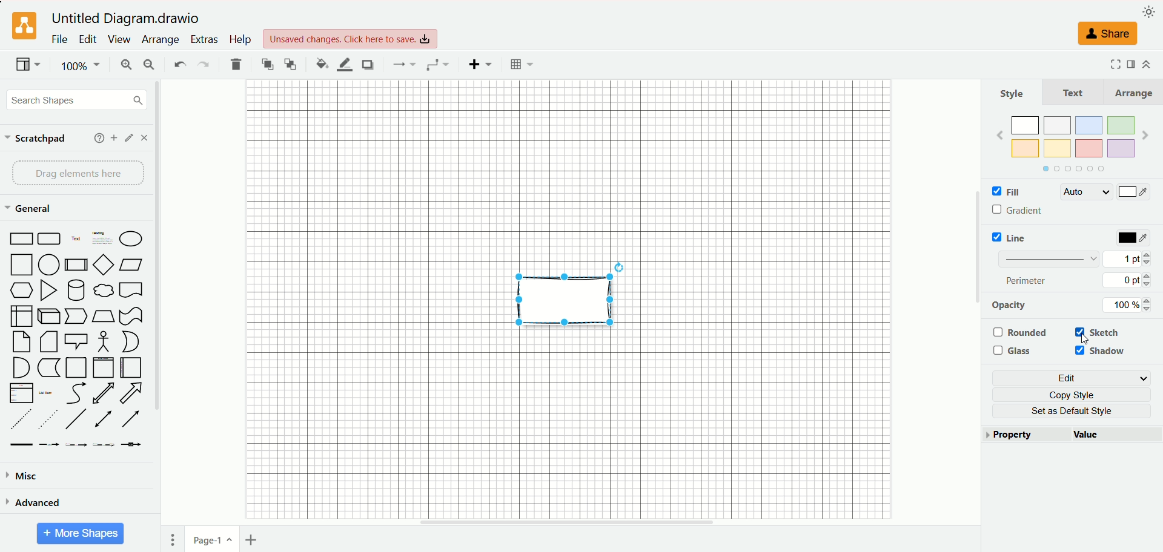  Describe the element at coordinates (1088, 340) in the screenshot. I see `cursor at sketch` at that location.